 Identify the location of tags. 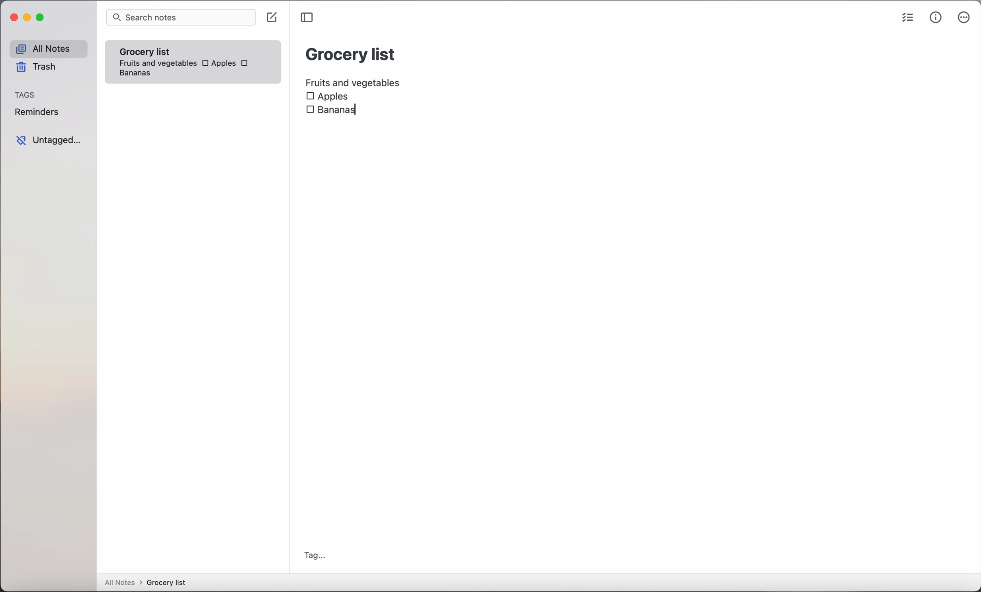
(26, 95).